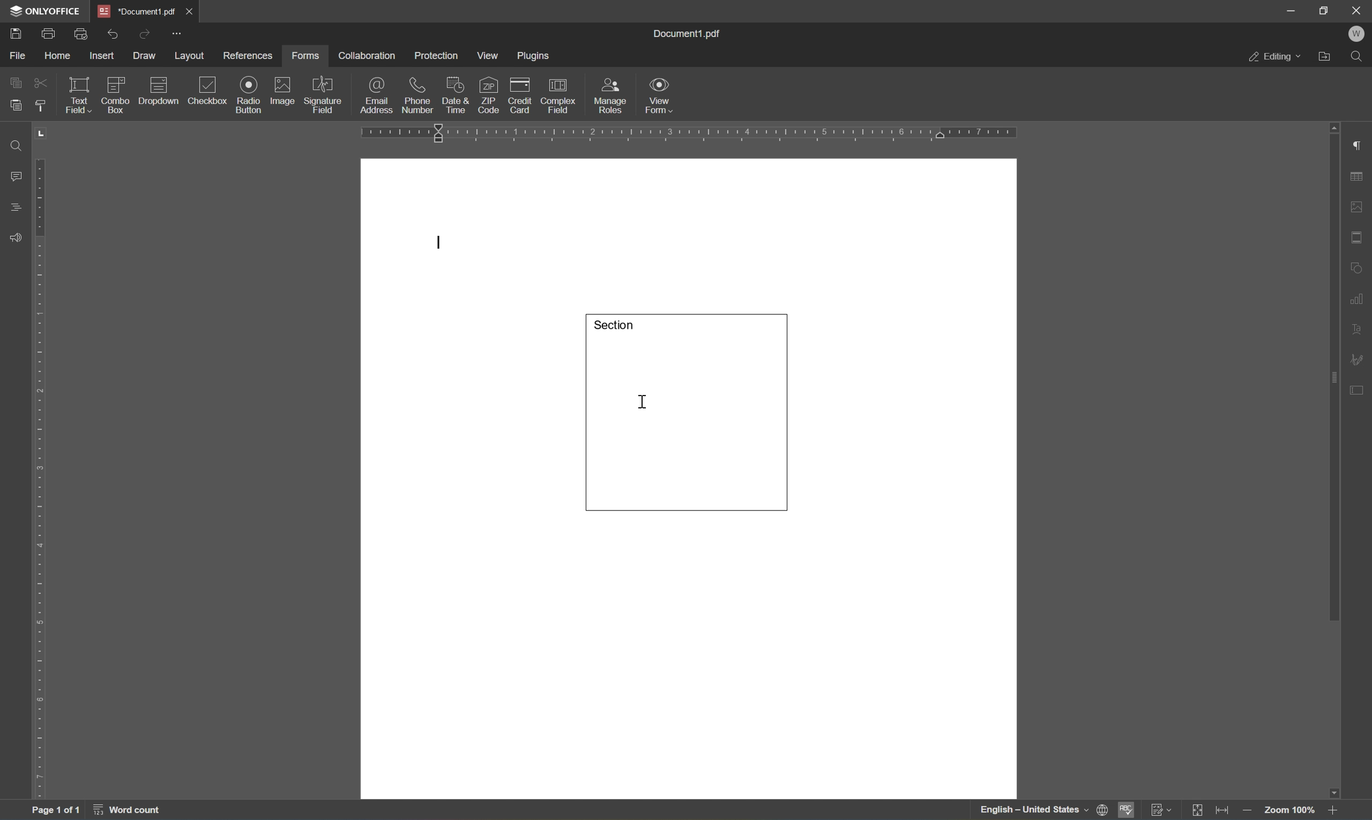  I want to click on manage roles, so click(611, 95).